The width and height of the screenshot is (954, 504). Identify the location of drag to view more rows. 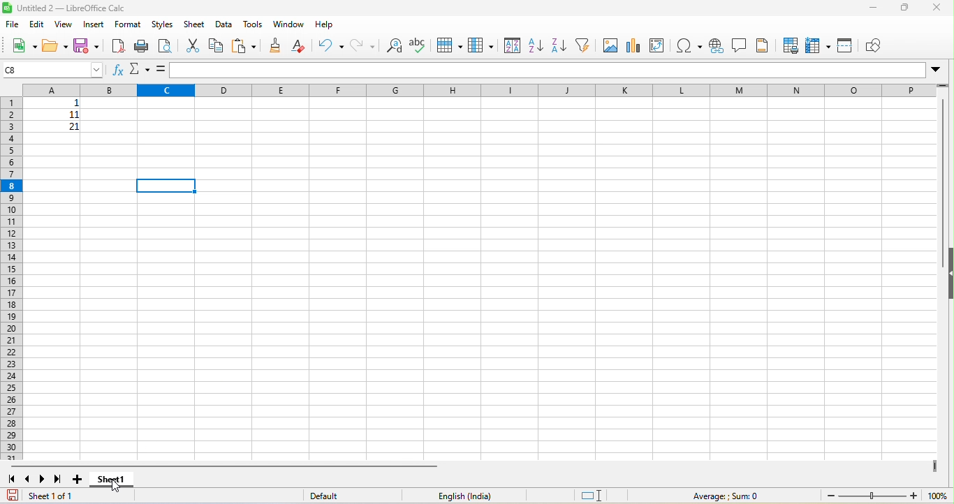
(944, 87).